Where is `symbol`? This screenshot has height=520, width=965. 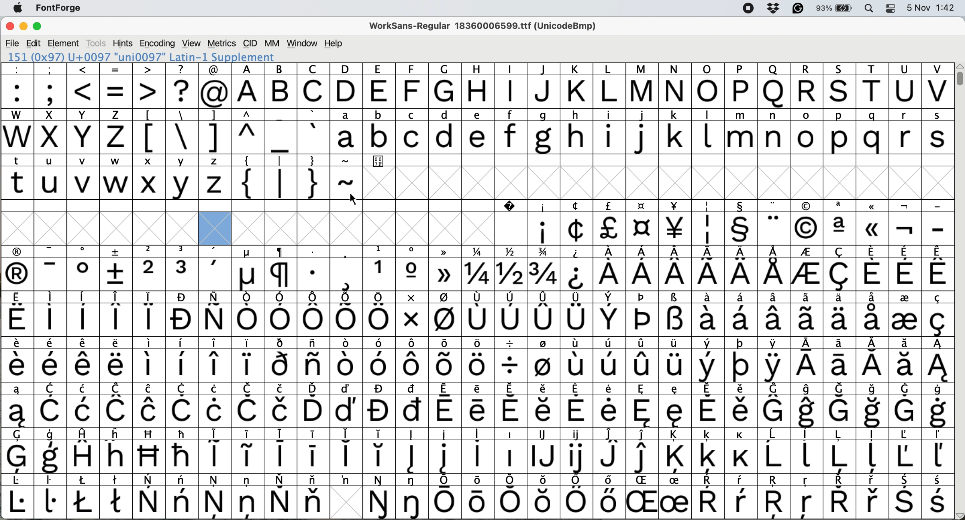
symbol is located at coordinates (215, 449).